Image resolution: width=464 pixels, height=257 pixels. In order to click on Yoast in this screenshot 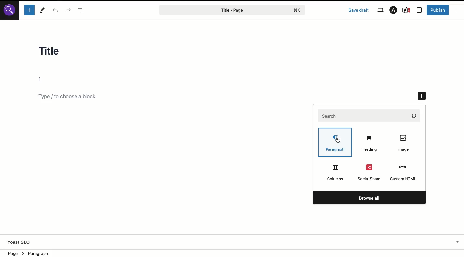, I will do `click(407, 10)`.